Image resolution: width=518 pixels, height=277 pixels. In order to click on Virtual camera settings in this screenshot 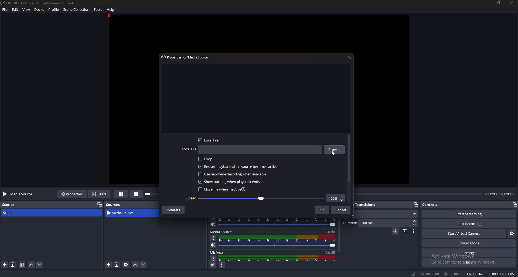, I will do `click(512, 234)`.